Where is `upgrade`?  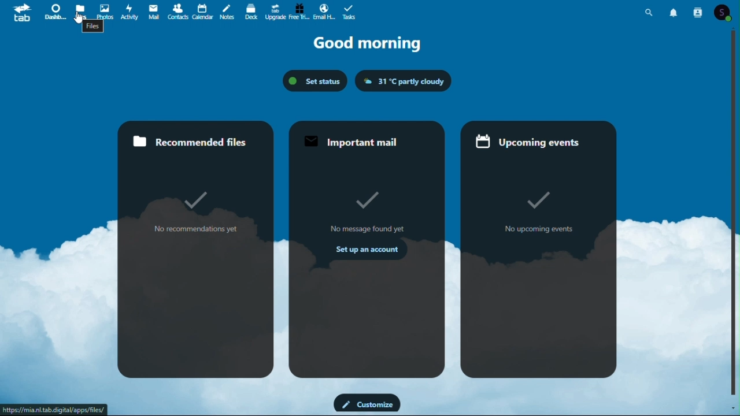
upgrade is located at coordinates (276, 11).